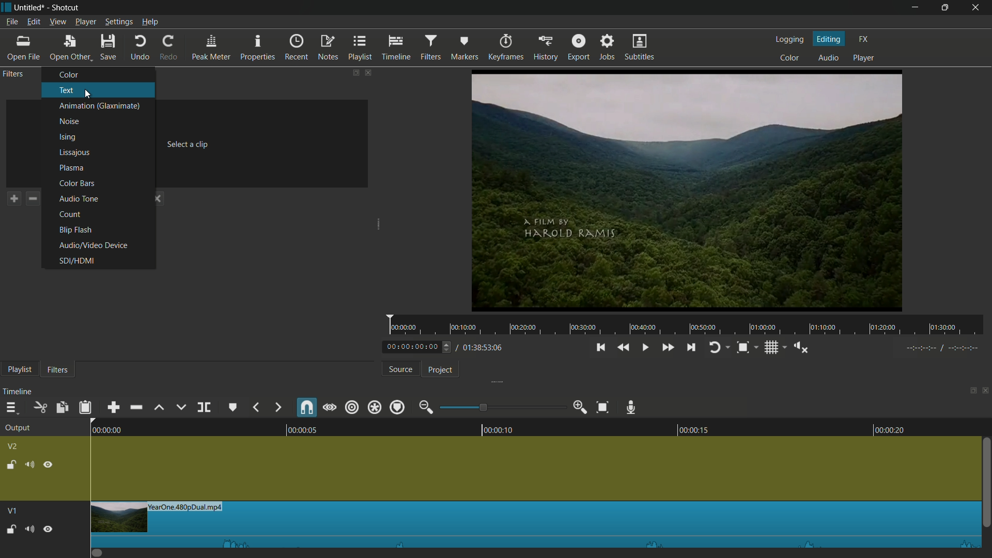 The height and width of the screenshot is (558, 992). I want to click on save, so click(108, 48).